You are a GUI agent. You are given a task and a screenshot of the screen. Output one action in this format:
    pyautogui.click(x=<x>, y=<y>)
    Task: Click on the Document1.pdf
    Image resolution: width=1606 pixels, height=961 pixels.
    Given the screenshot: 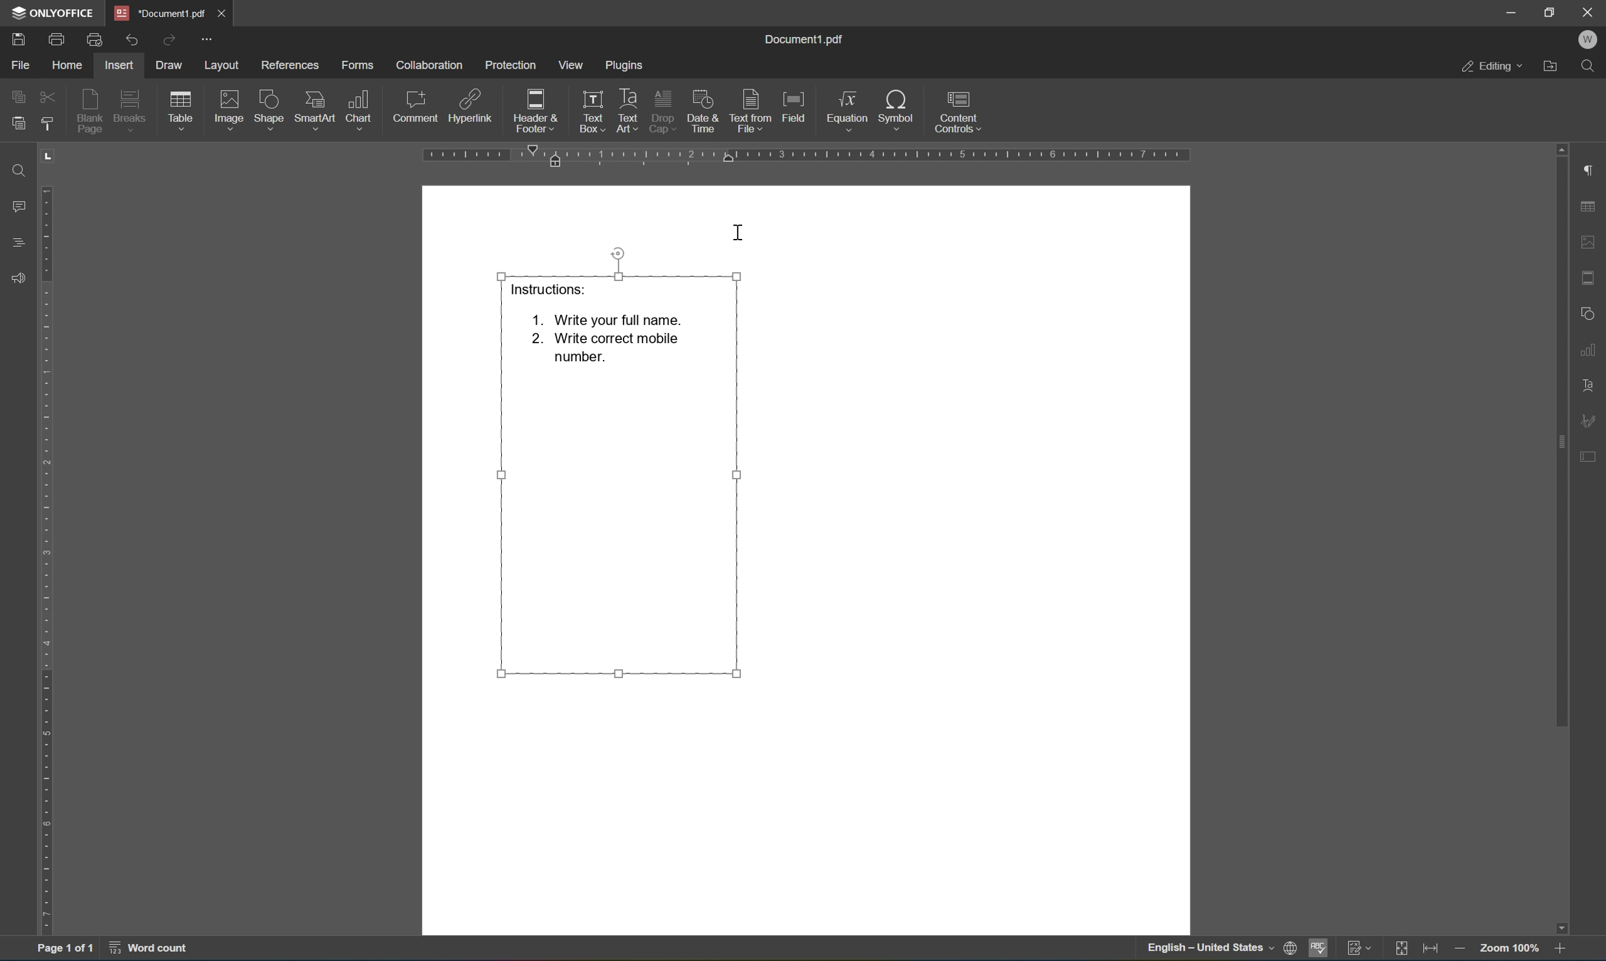 What is the action you would take?
    pyautogui.click(x=158, y=12)
    